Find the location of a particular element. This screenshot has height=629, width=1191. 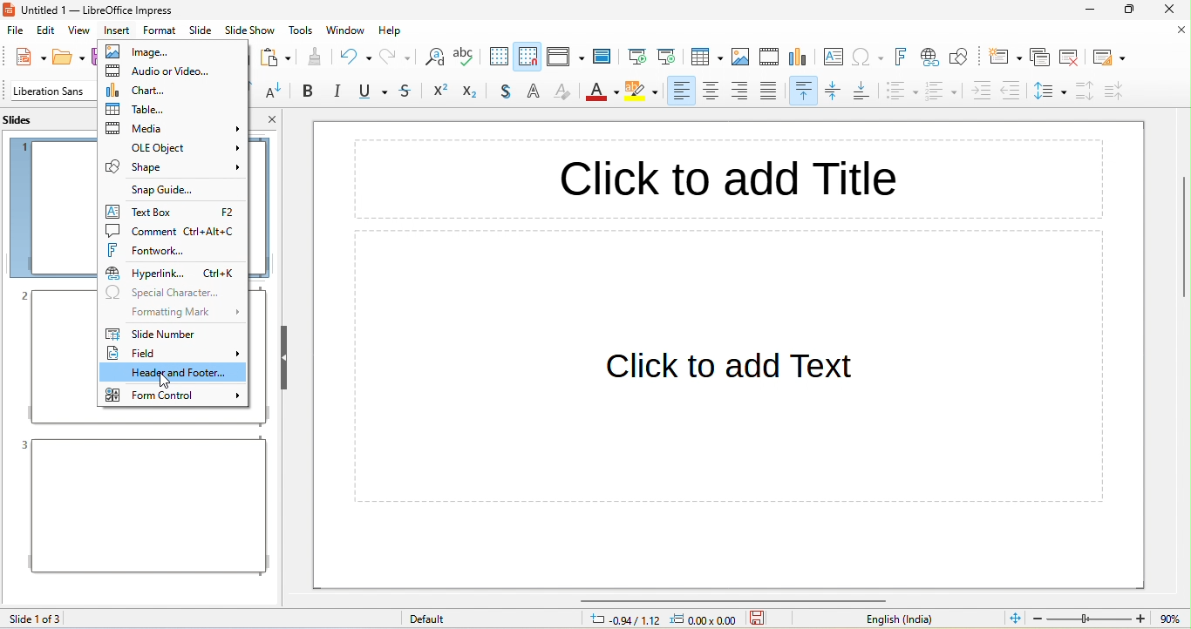

new is located at coordinates (25, 56).